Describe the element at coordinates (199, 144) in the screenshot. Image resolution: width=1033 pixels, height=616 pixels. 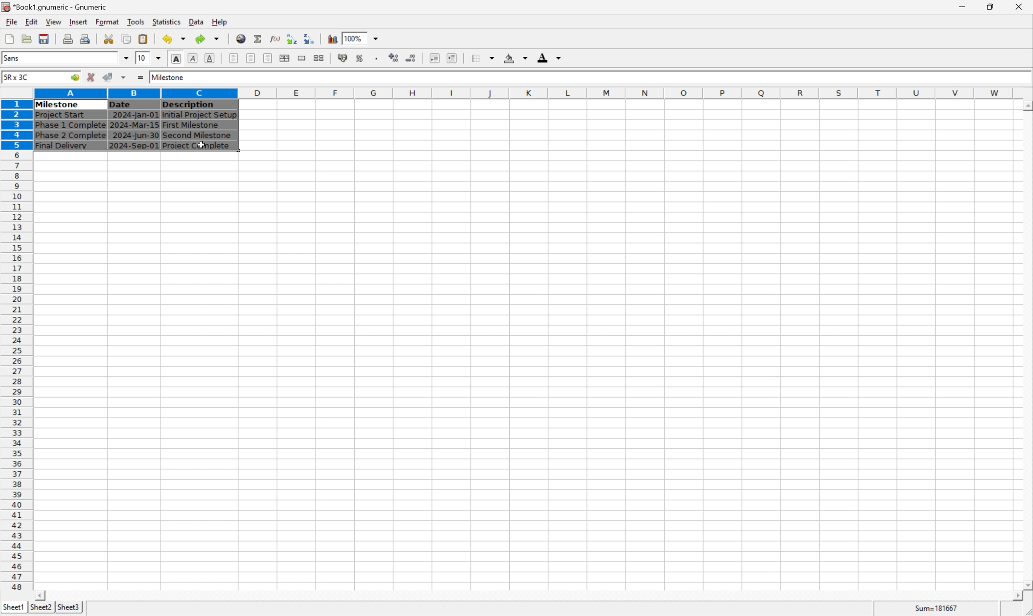
I see `Cursor` at that location.